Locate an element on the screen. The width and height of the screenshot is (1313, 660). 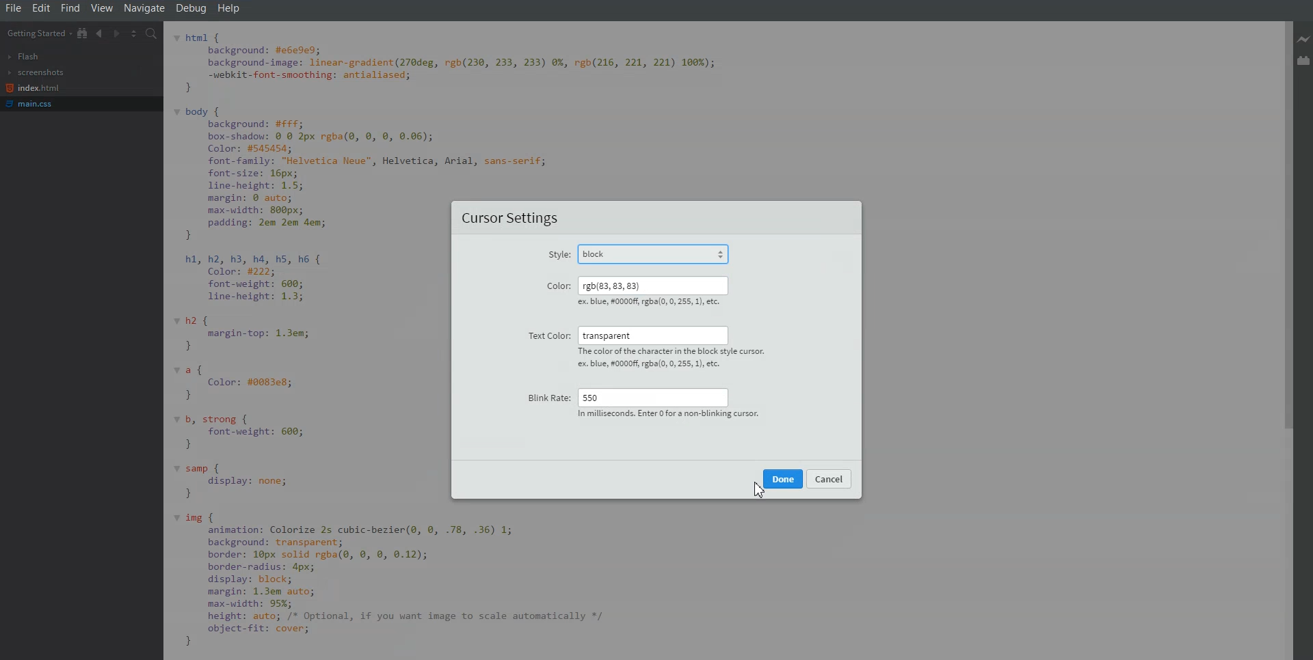
Blink Rate is located at coordinates (546, 394).